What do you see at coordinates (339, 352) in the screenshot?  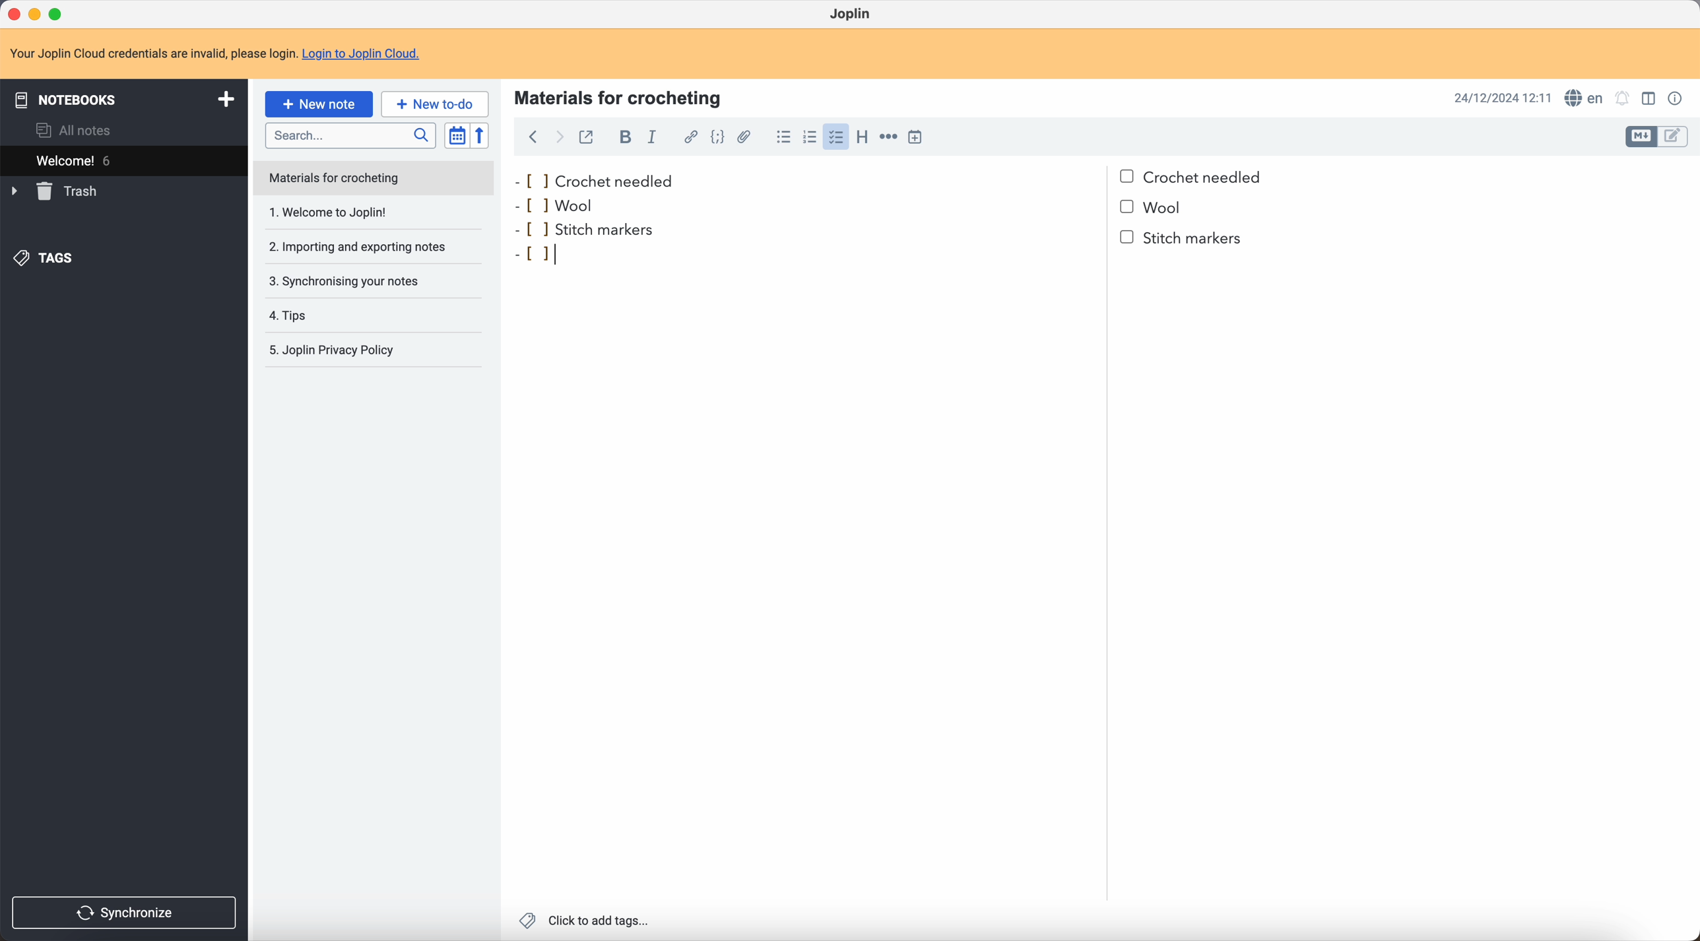 I see `Joplin privacy policy` at bounding box center [339, 352].